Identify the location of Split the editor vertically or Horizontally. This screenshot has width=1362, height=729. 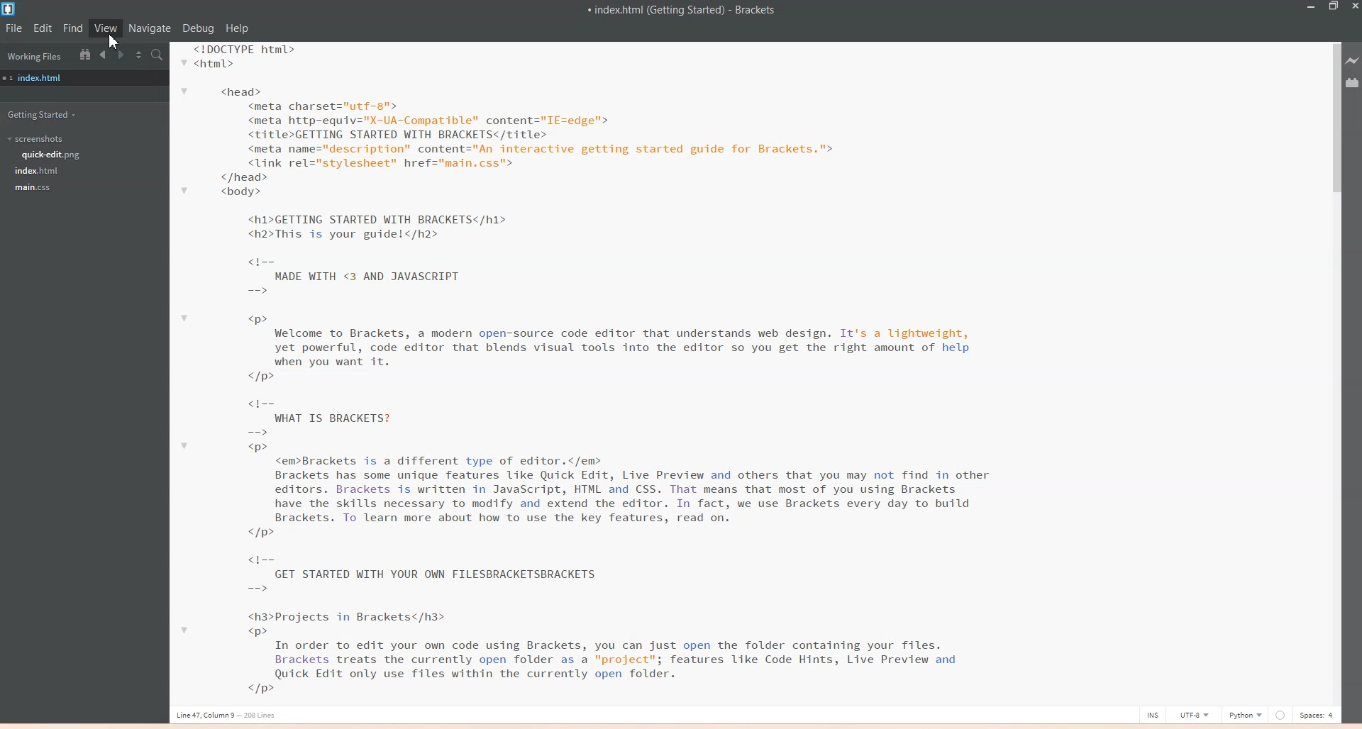
(140, 55).